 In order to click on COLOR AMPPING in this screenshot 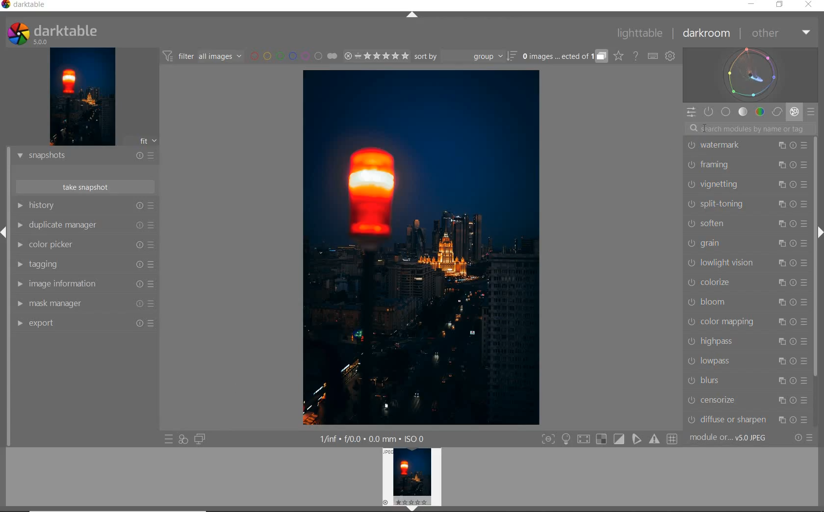, I will do `click(725, 323)`.